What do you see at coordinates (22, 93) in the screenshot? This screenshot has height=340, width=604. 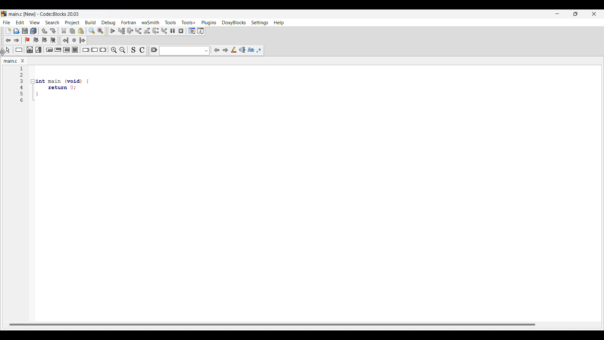 I see `` at bounding box center [22, 93].